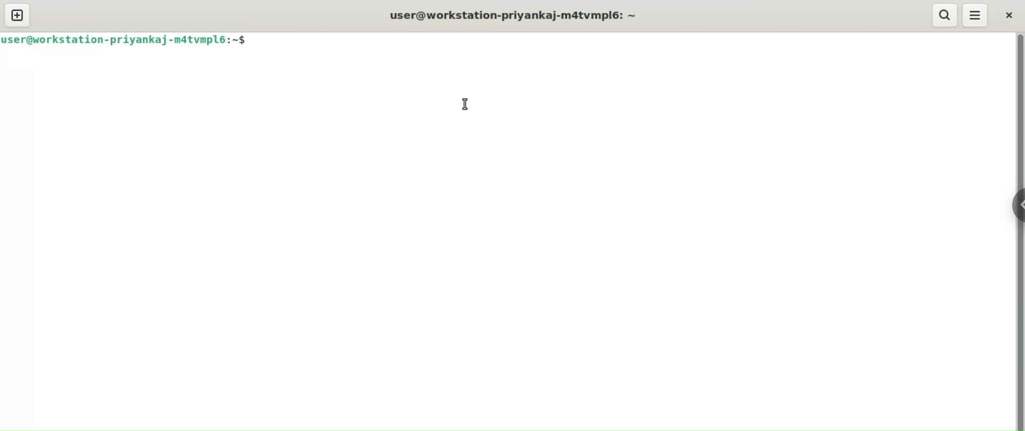  I want to click on new tab, so click(17, 14).